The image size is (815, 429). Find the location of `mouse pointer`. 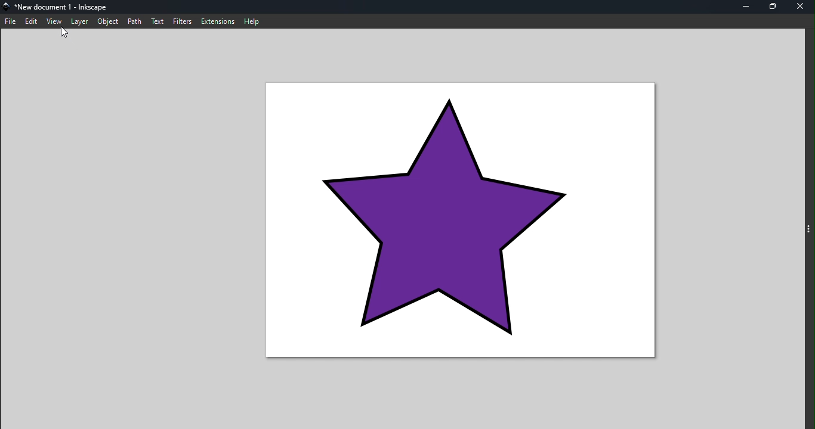

mouse pointer is located at coordinates (67, 35).